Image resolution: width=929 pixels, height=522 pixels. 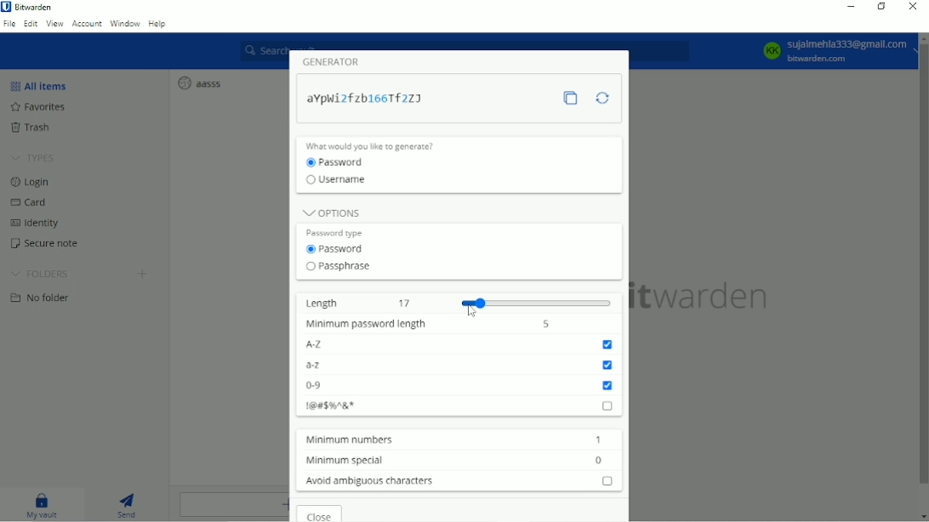 I want to click on aasss, so click(x=199, y=82).